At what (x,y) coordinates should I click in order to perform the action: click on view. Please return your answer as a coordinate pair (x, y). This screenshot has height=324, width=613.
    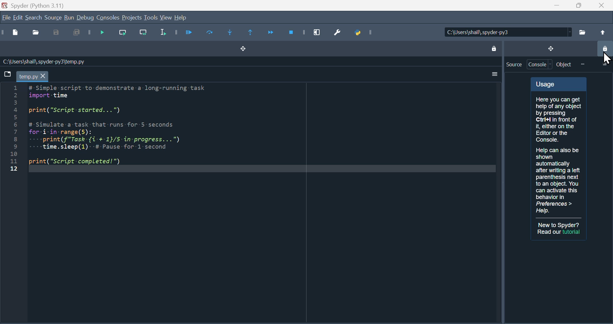
    Looking at the image, I should click on (166, 18).